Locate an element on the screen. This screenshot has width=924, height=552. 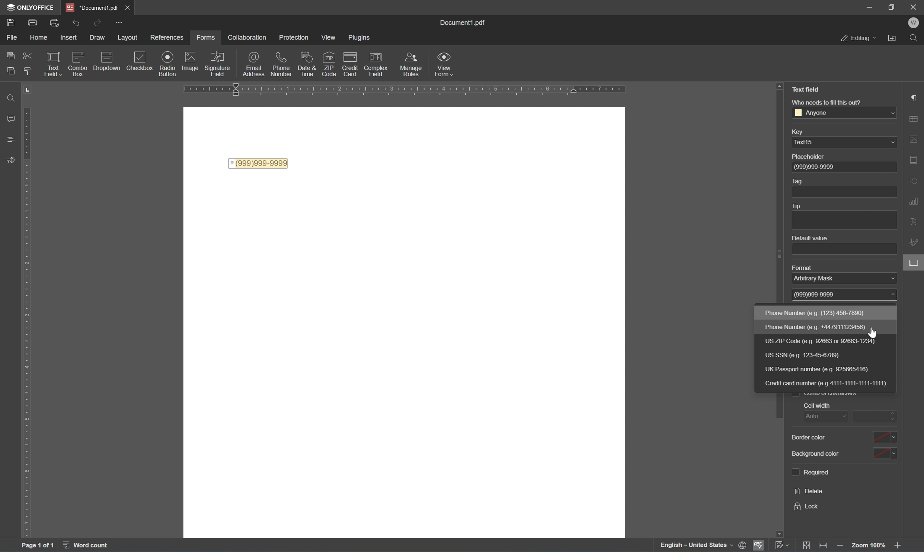
word count is located at coordinates (88, 545).